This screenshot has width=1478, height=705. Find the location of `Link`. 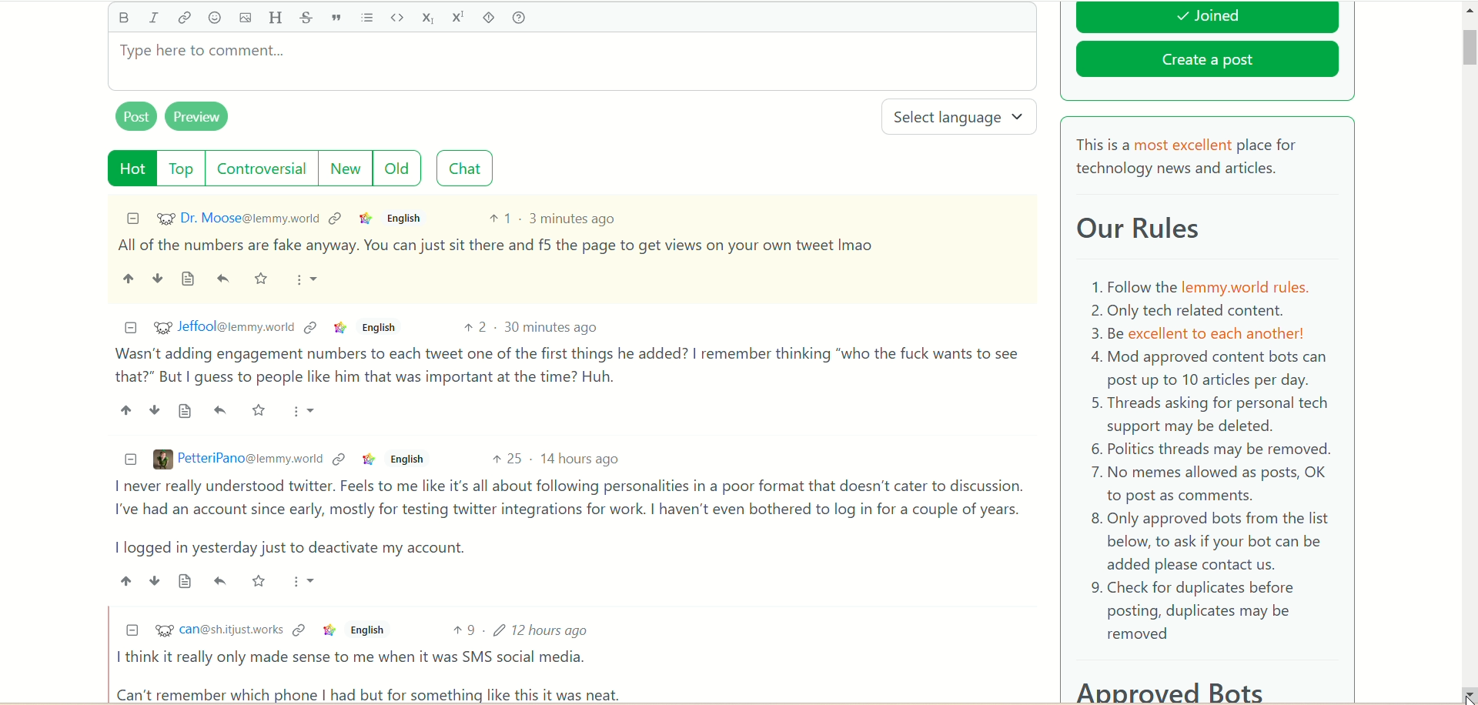

Link is located at coordinates (366, 218).